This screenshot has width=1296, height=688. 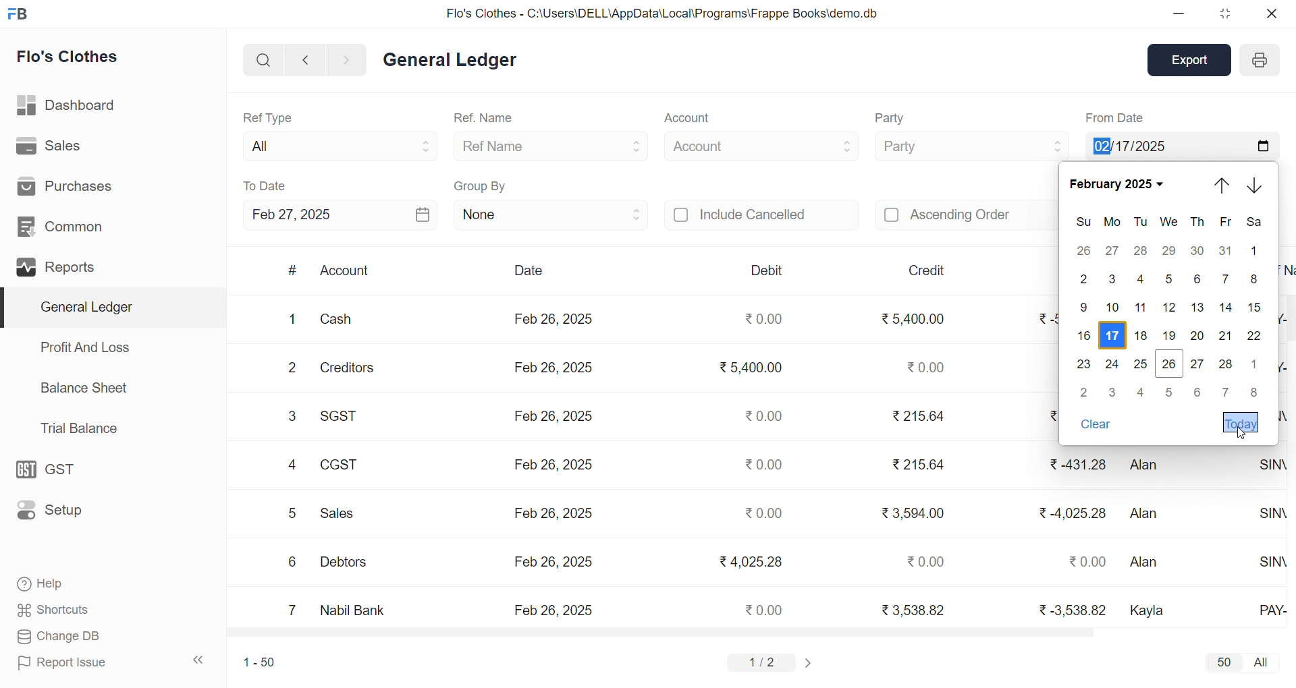 What do you see at coordinates (58, 265) in the screenshot?
I see `Reports` at bounding box center [58, 265].